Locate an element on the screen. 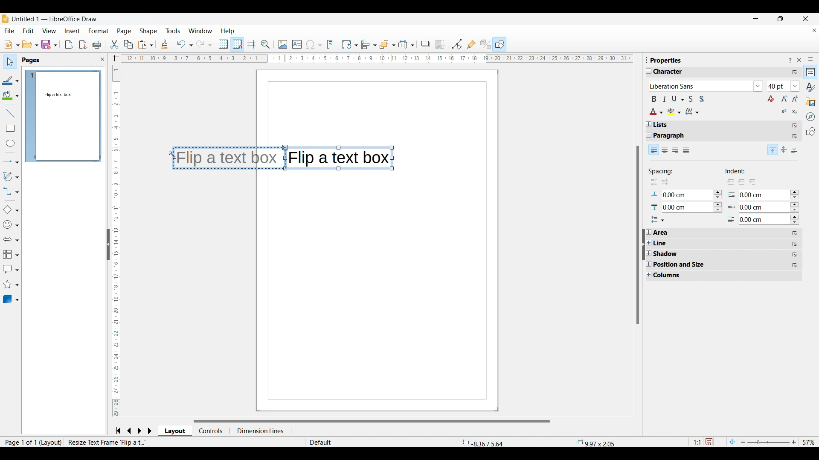  Flip a text box is located at coordinates (341, 158).